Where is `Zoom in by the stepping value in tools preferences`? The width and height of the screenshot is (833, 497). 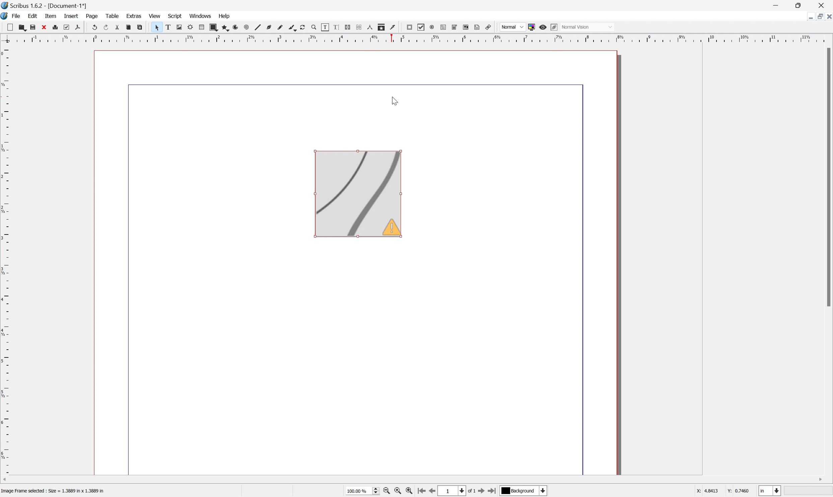 Zoom in by the stepping value in tools preferences is located at coordinates (409, 492).